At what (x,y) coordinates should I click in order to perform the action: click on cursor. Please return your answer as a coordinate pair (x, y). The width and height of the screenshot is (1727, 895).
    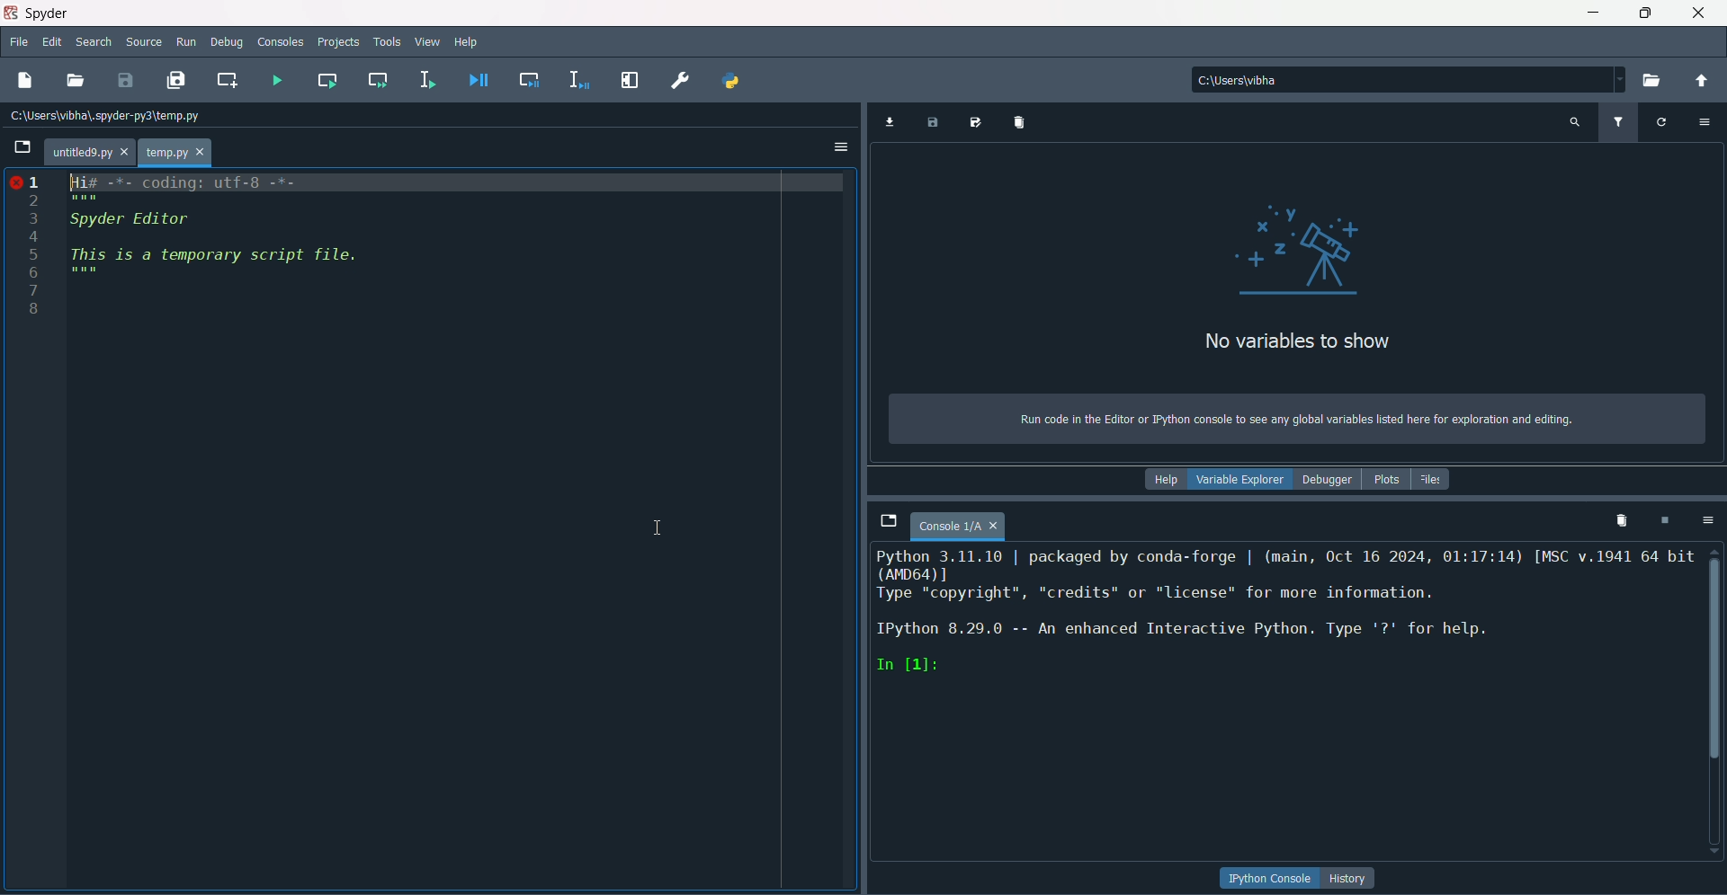
    Looking at the image, I should click on (659, 527).